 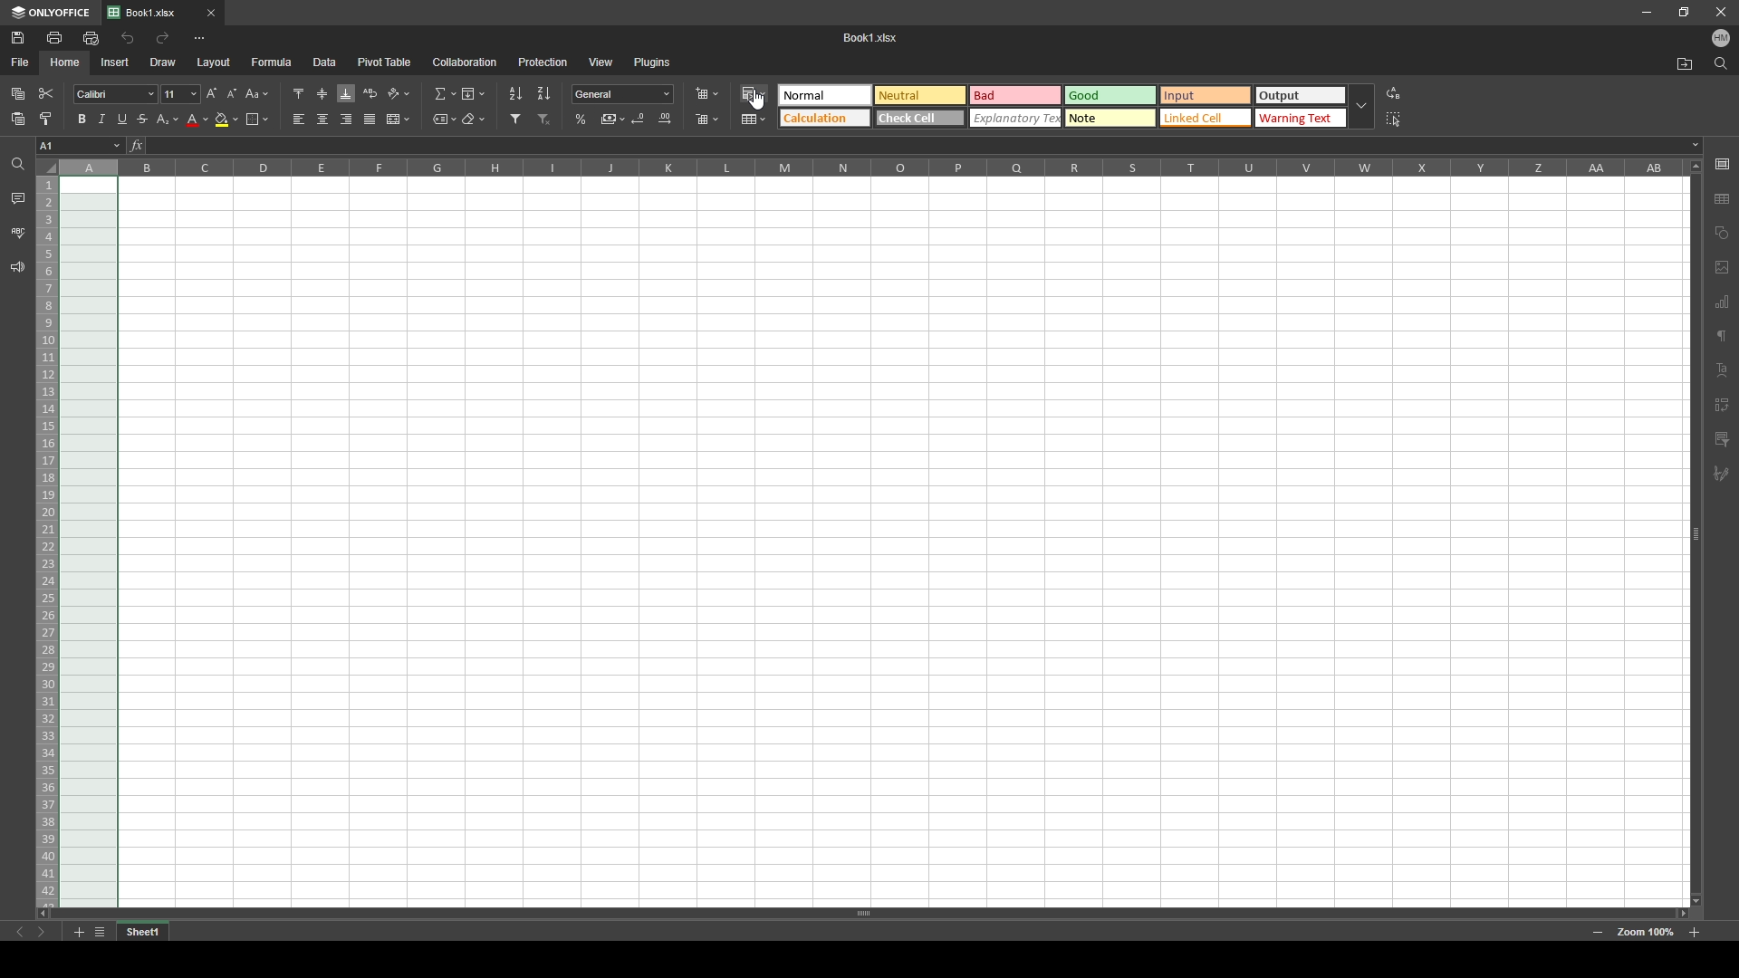 I want to click on increase decimal, so click(x=665, y=119).